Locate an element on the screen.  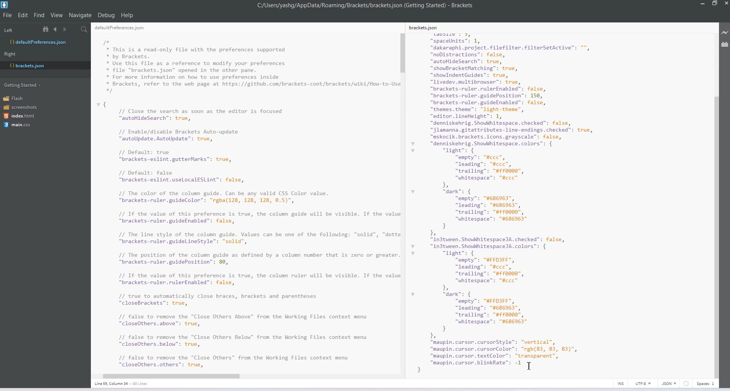
kets. son
size : 3,
“spacelnits": 1,
“dakaraphi.project. filefilter. filterSetActive”: "*,
“noDistractions”: false,
“autohideSearch”: true,
“showBracketMatching”: true,
“showIndentGuides”: true,
“livedev.multibrowser”: true,
“brackets-ruler.rulerEnabled": false,
“brackets-ruler.guidePosition”: 150,
“brackets-ruler.guideEnabled": false,
“themes theme": "light-theme",
“editor. lineHeight": 1,
“denniskehrig. Showhhitespace. checked": false,
“jlamanna.gitattributes-line-endings. checked": true,
“mskocik.brackets.icons.grayscale": false,
“denniskehrig. Showhitespace. colors”: {
“light”: {
“empty”: "#ccc”,
“leading”: "#ccc”,
“trailing”: "#0000",
“whitespace”: "#ccc”
b
“dark”: {
“empty”: "#686963",
["leading”: "#686963",
“trailing”: "#0000",
“whitespace”: "#686963"
}
Ia
“in3tween. ShowhhitespaceJA. checked": false,
“in3tween. ShowhhitespaceJA. colors”: {
“light”: {
“empty”: "#FFDIFF",
“leading”: "#ccc”,
“trailing”: "#0000",
“whitespace”: "#ccc”
bh
“dark”: {
“empty”: "#FFDIFF",
“leading”: "#686963",
“trailing”: "#0000",
“whitespace”: "#686963"
}
b
“maupin. cursor. cursorStyle”: “vertical”,
“maupin. cursor. cursorColor™: "rgh(83, 83, 83)",
“maupin.cursor.textColor”: “transparent”,
“maupin. cursor. blinkRate": 1000 |
: is located at coordinates (519, 198).